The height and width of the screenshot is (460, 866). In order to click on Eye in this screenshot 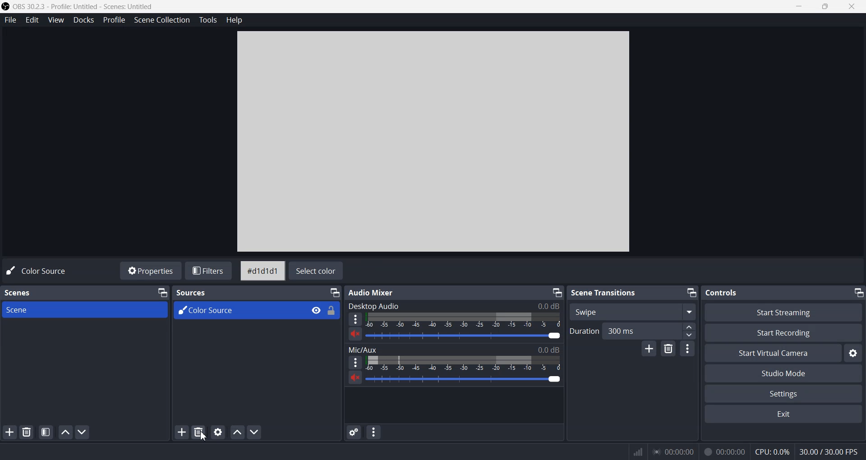, I will do `click(316, 310)`.